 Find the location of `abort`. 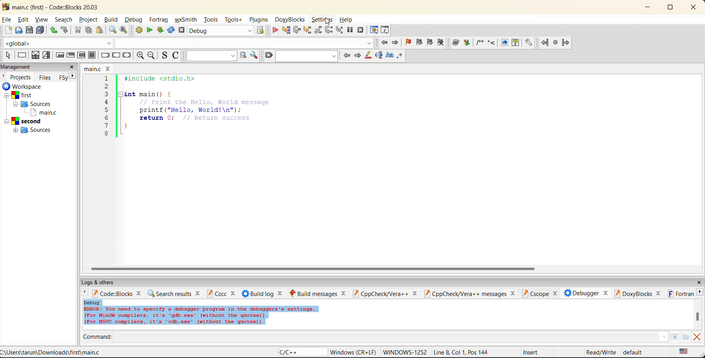

abort is located at coordinates (182, 30).